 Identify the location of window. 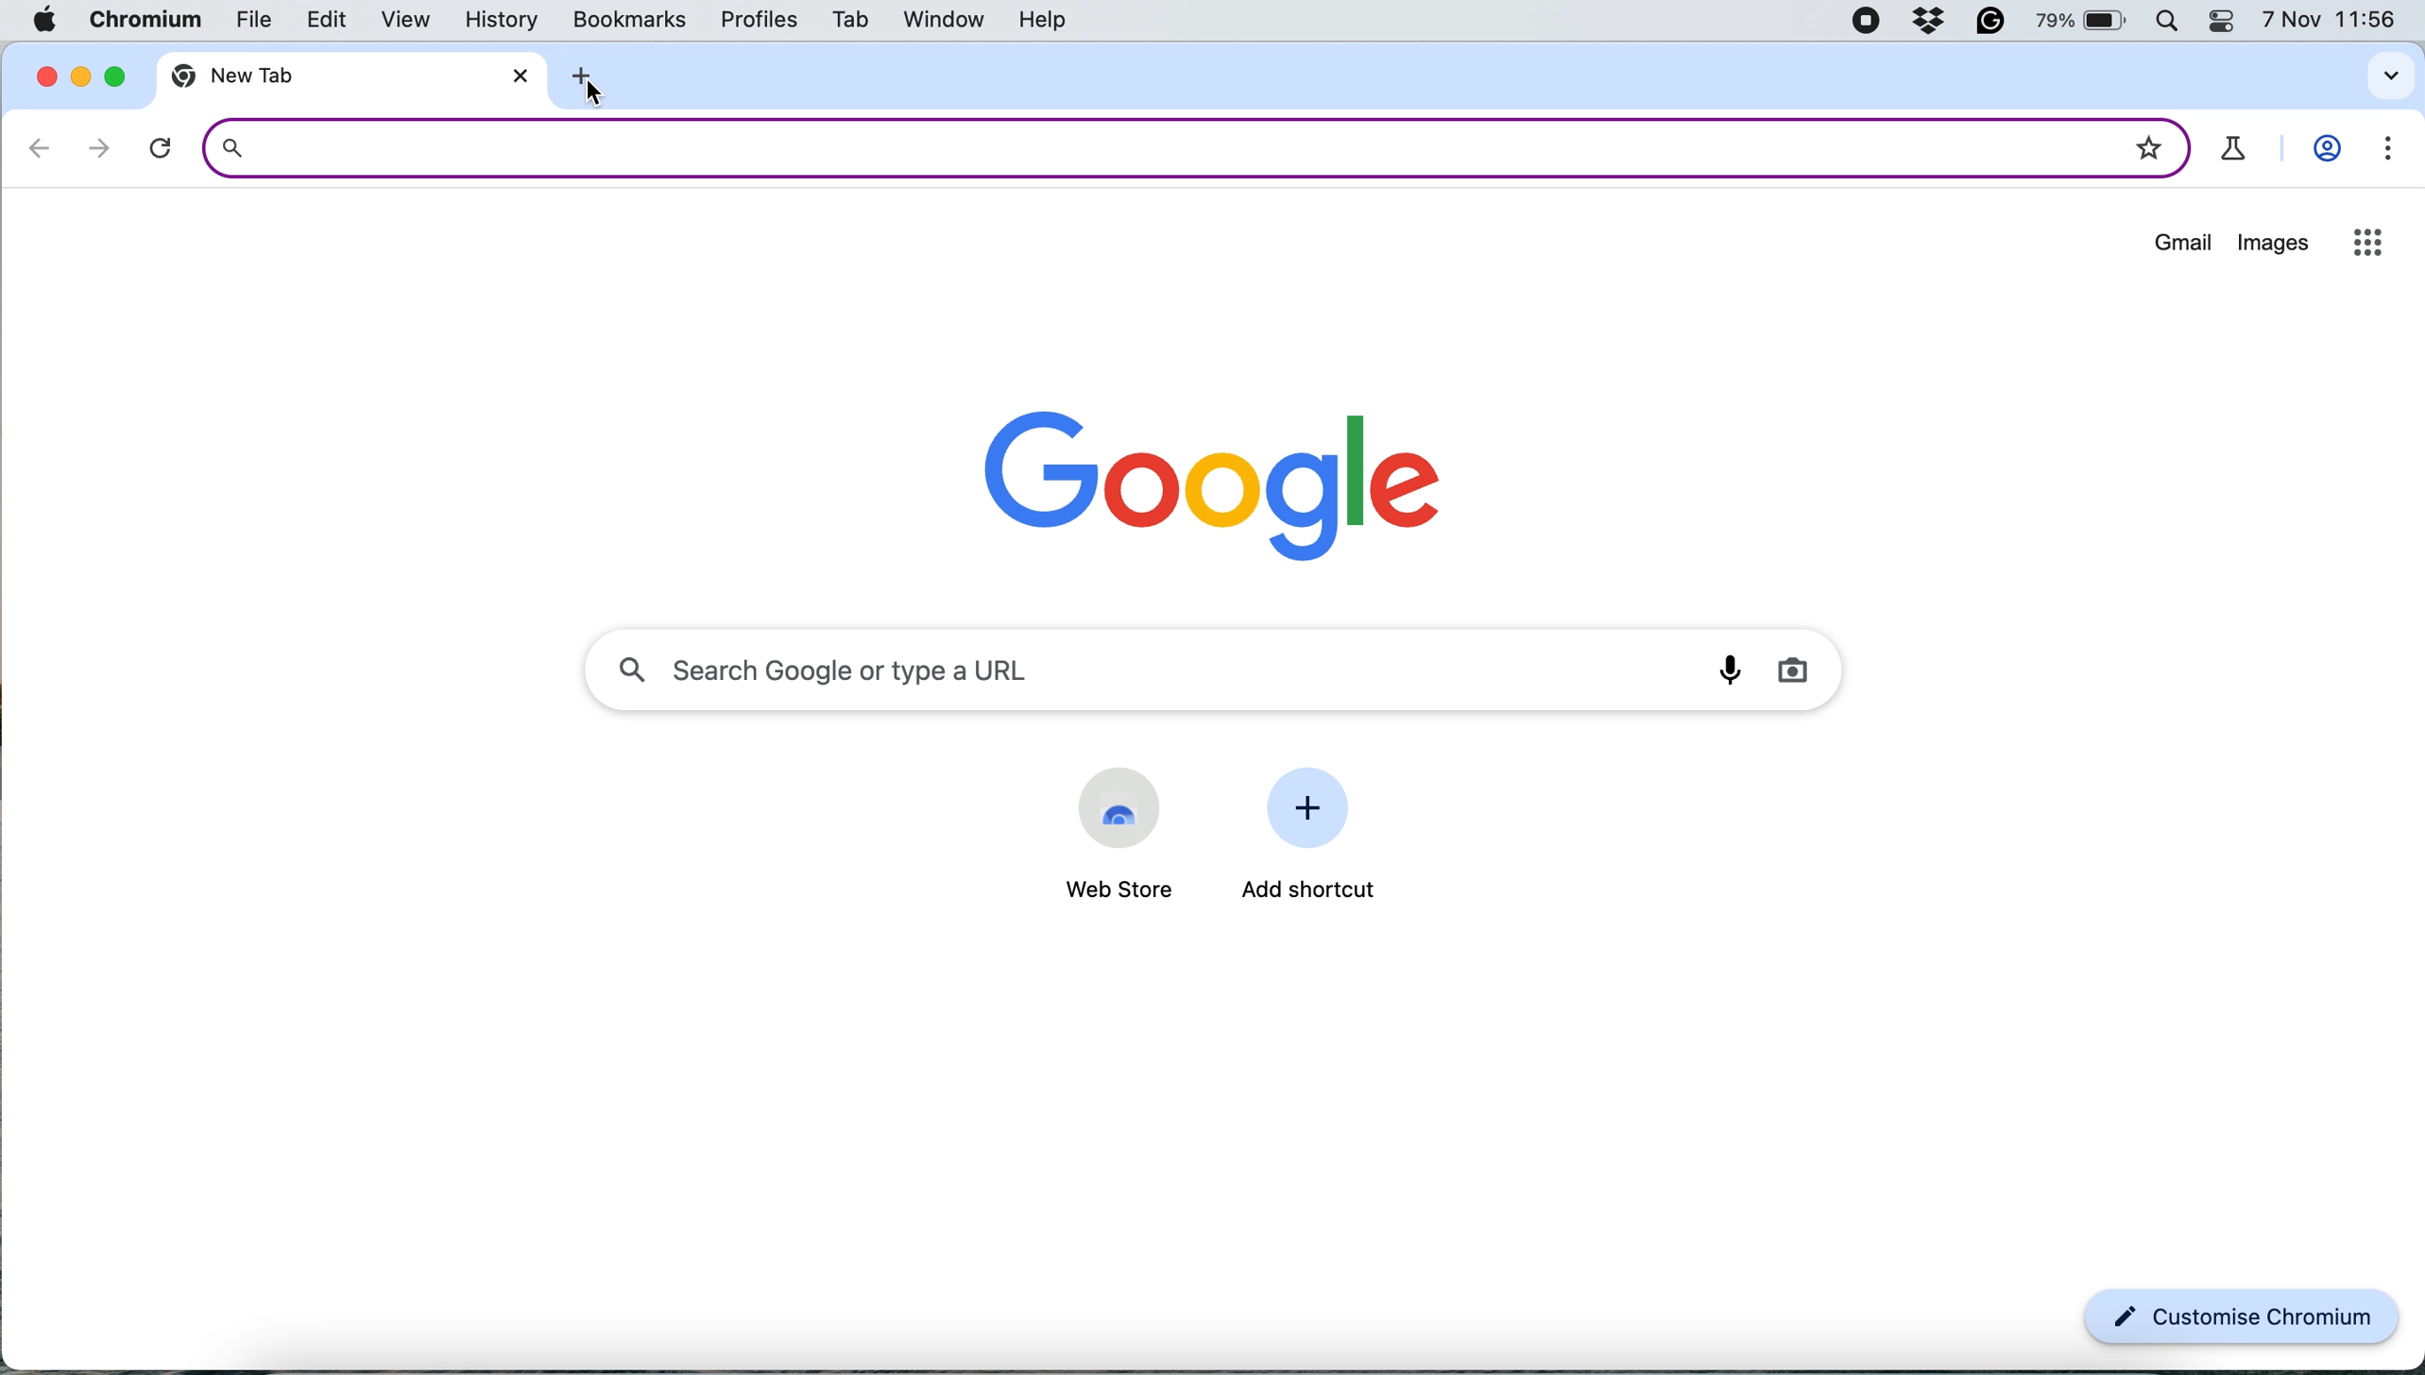
(944, 20).